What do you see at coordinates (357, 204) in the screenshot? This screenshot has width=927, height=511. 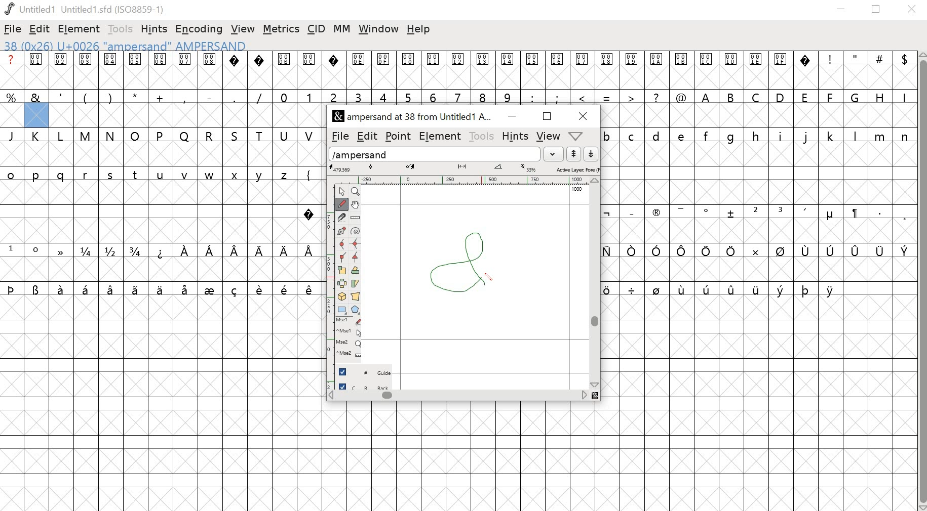 I see `scroll by hand` at bounding box center [357, 204].